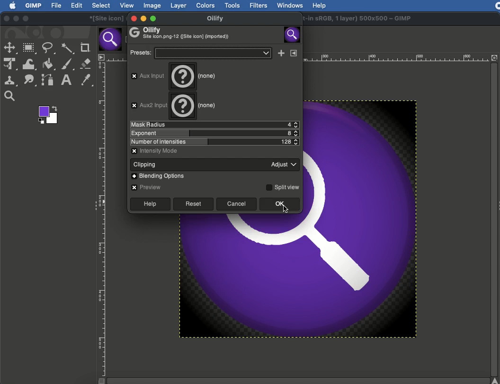 The height and width of the screenshot is (384, 500). Describe the element at coordinates (402, 56) in the screenshot. I see `Scale` at that location.